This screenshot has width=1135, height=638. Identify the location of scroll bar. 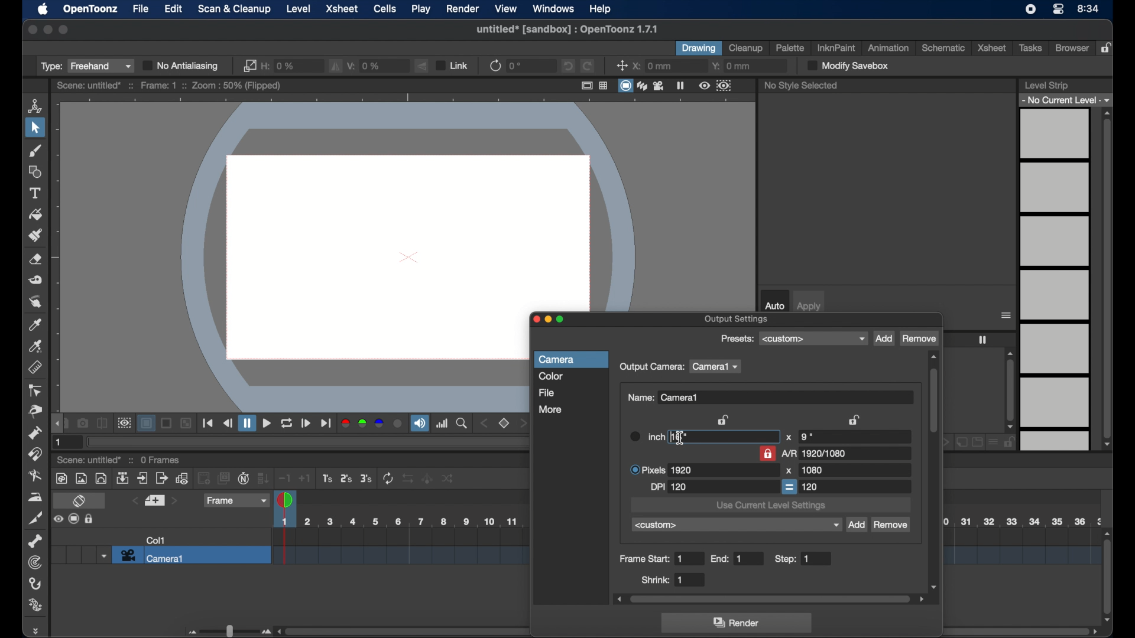
(1023, 631).